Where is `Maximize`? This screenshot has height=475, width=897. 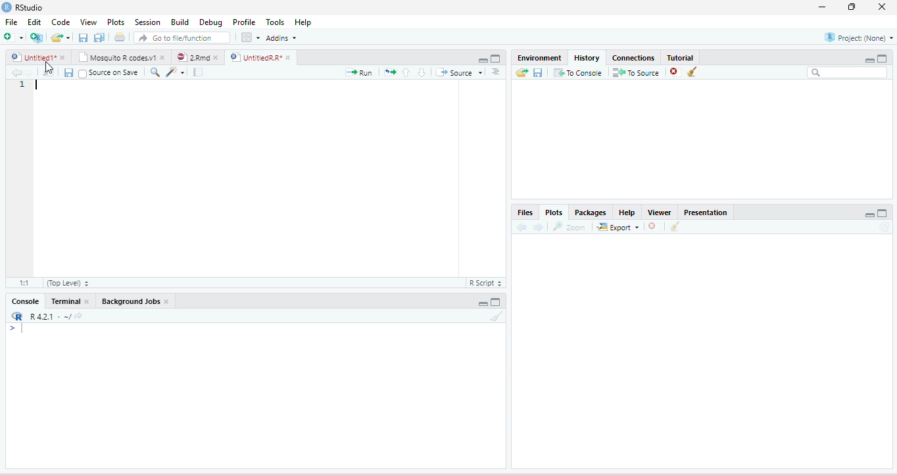 Maximize is located at coordinates (497, 59).